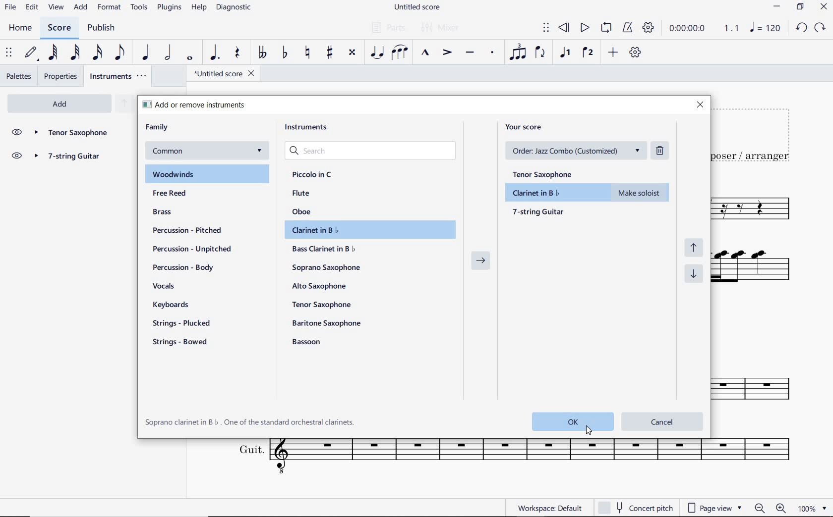 This screenshot has height=517, width=833. I want to click on VIEW, so click(57, 8).